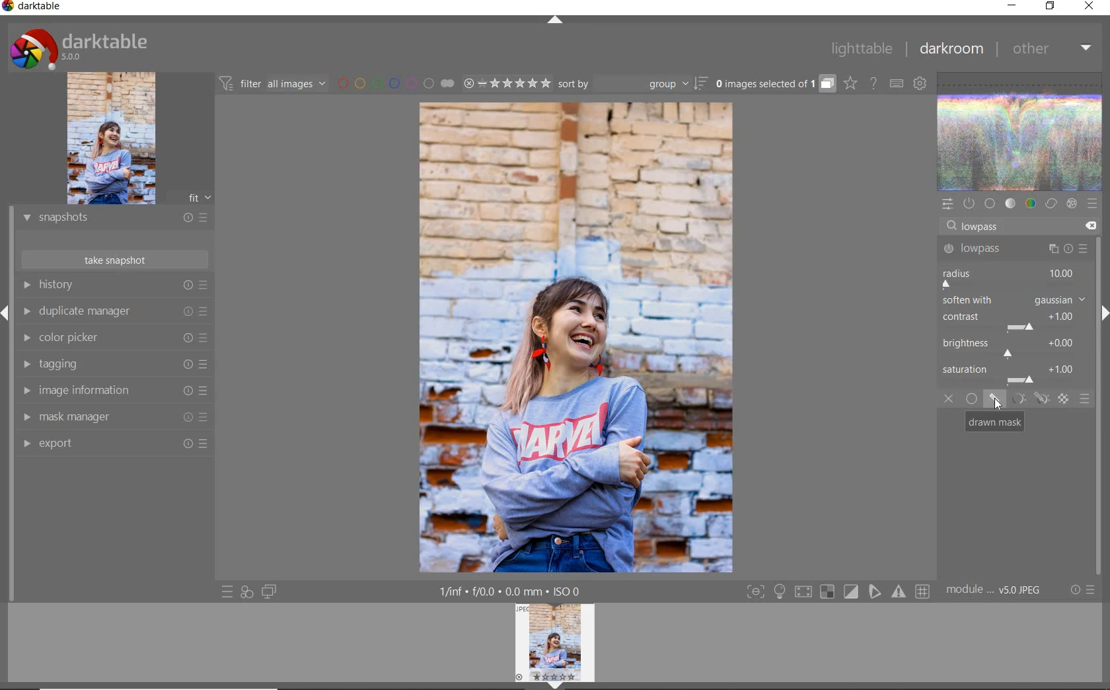  Describe the element at coordinates (972, 225) in the screenshot. I see `cursor` at that location.